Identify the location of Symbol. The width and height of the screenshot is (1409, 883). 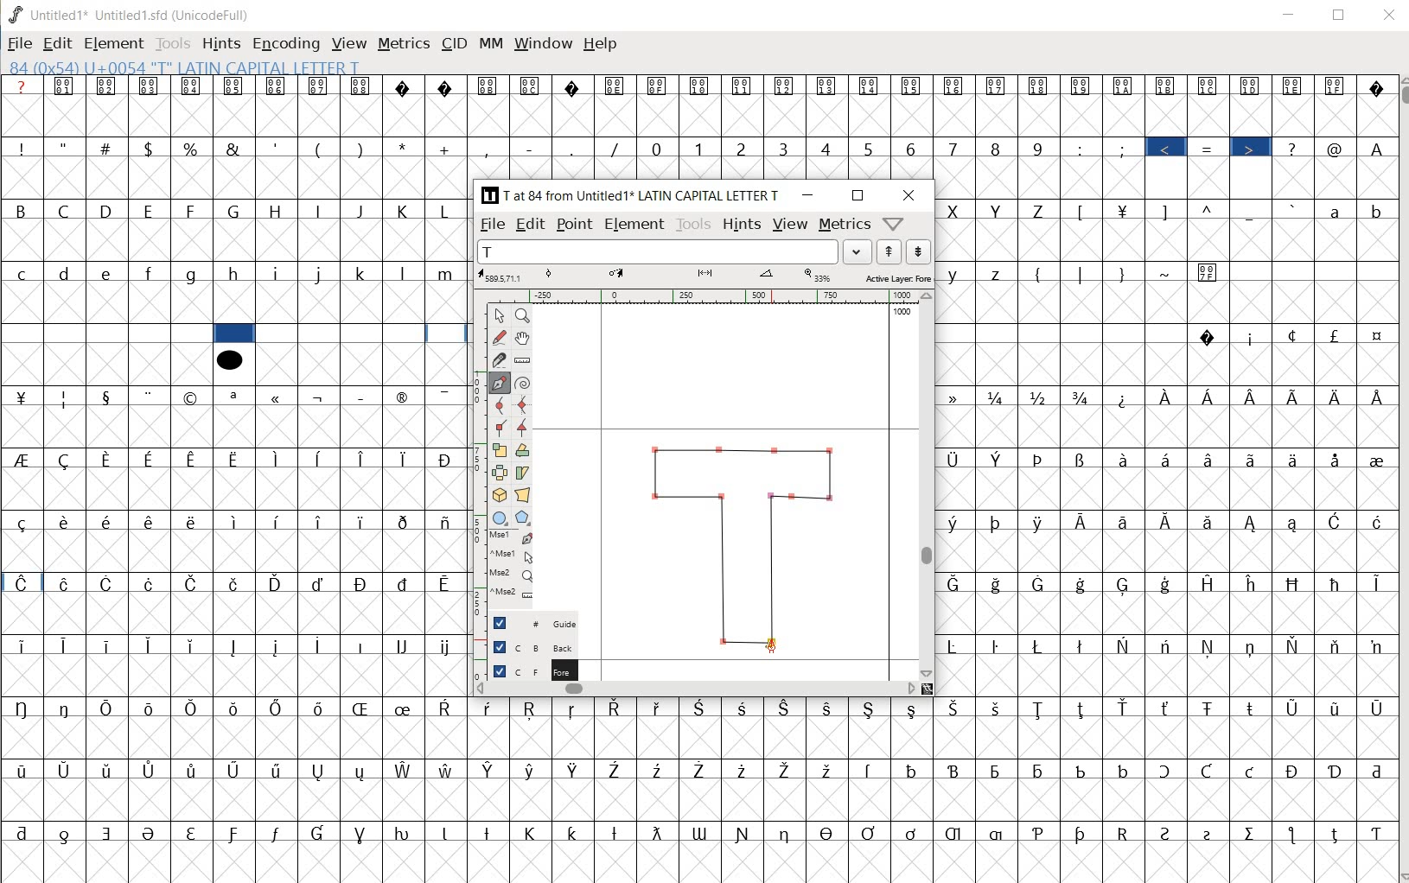
(405, 645).